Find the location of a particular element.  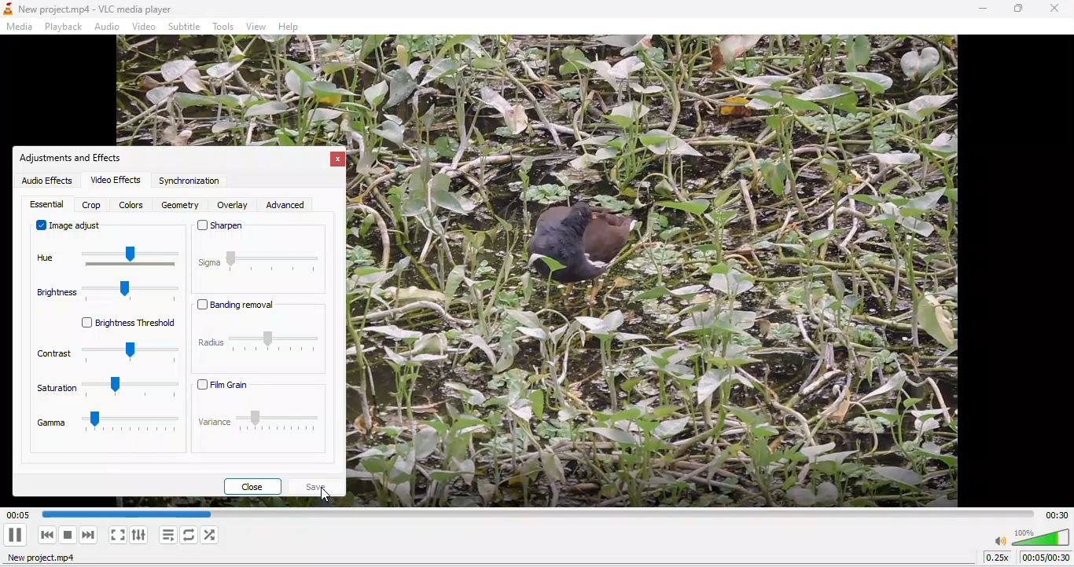

video effects is located at coordinates (115, 181).